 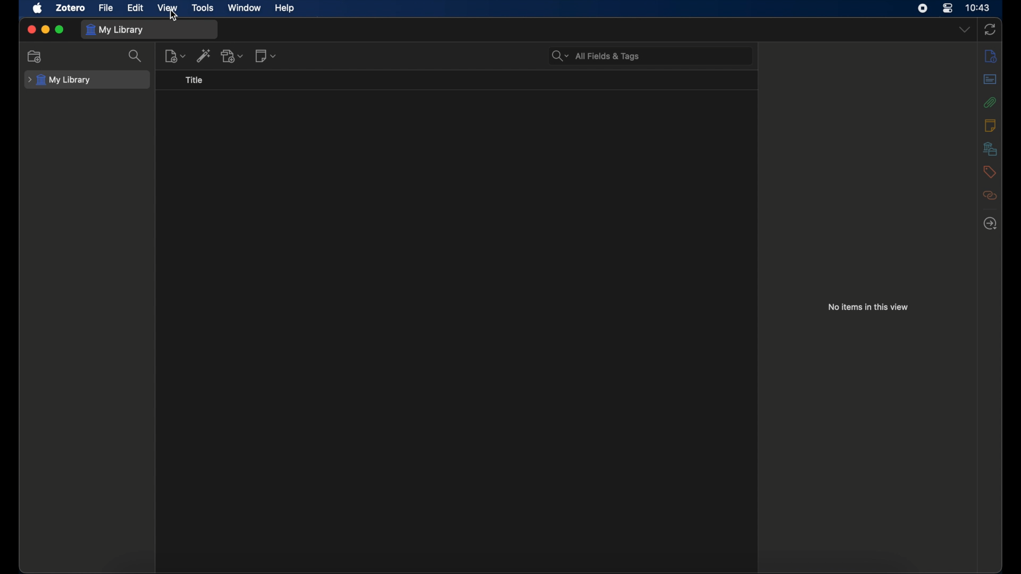 I want to click on no items in this view, so click(x=868, y=307).